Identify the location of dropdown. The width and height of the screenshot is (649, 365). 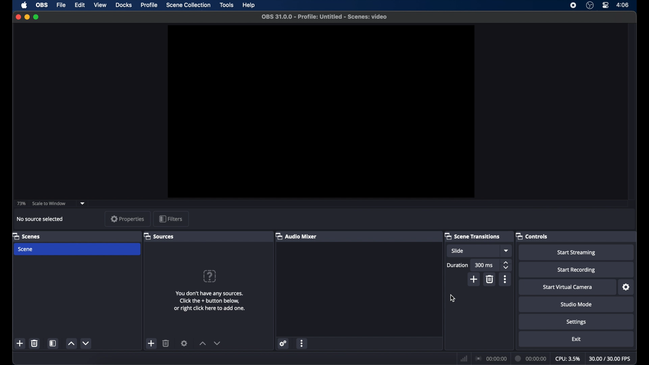
(83, 203).